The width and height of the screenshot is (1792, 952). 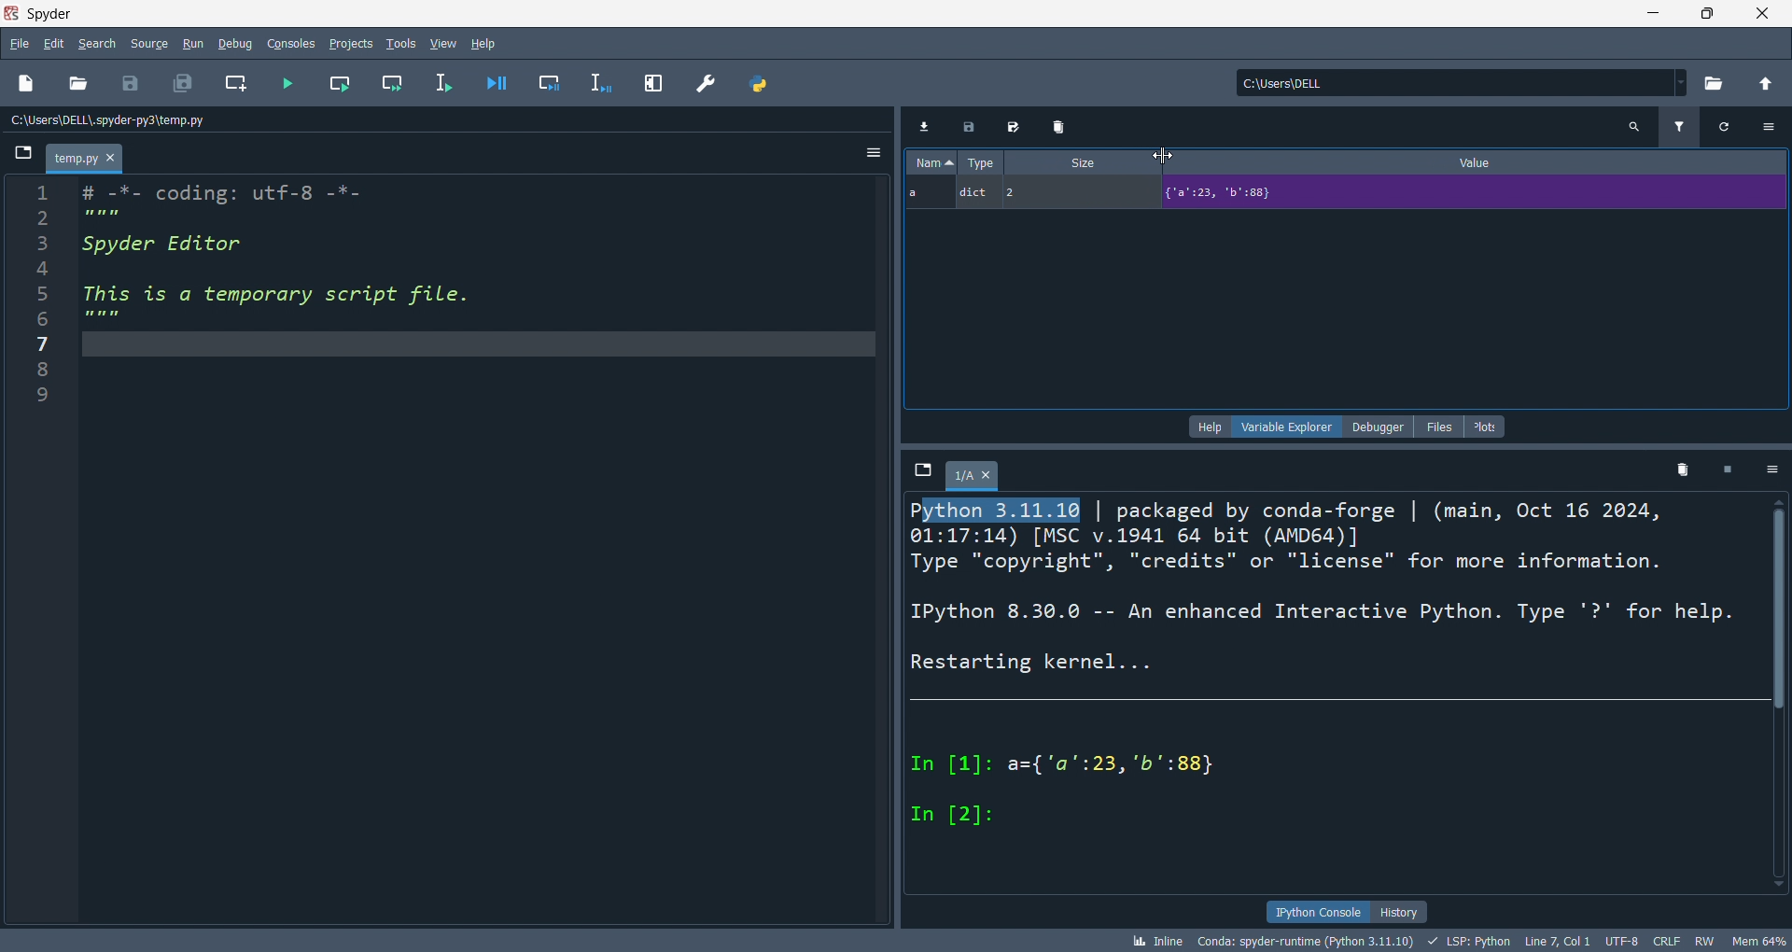 What do you see at coordinates (434, 119) in the screenshot?
I see `file locations` at bounding box center [434, 119].